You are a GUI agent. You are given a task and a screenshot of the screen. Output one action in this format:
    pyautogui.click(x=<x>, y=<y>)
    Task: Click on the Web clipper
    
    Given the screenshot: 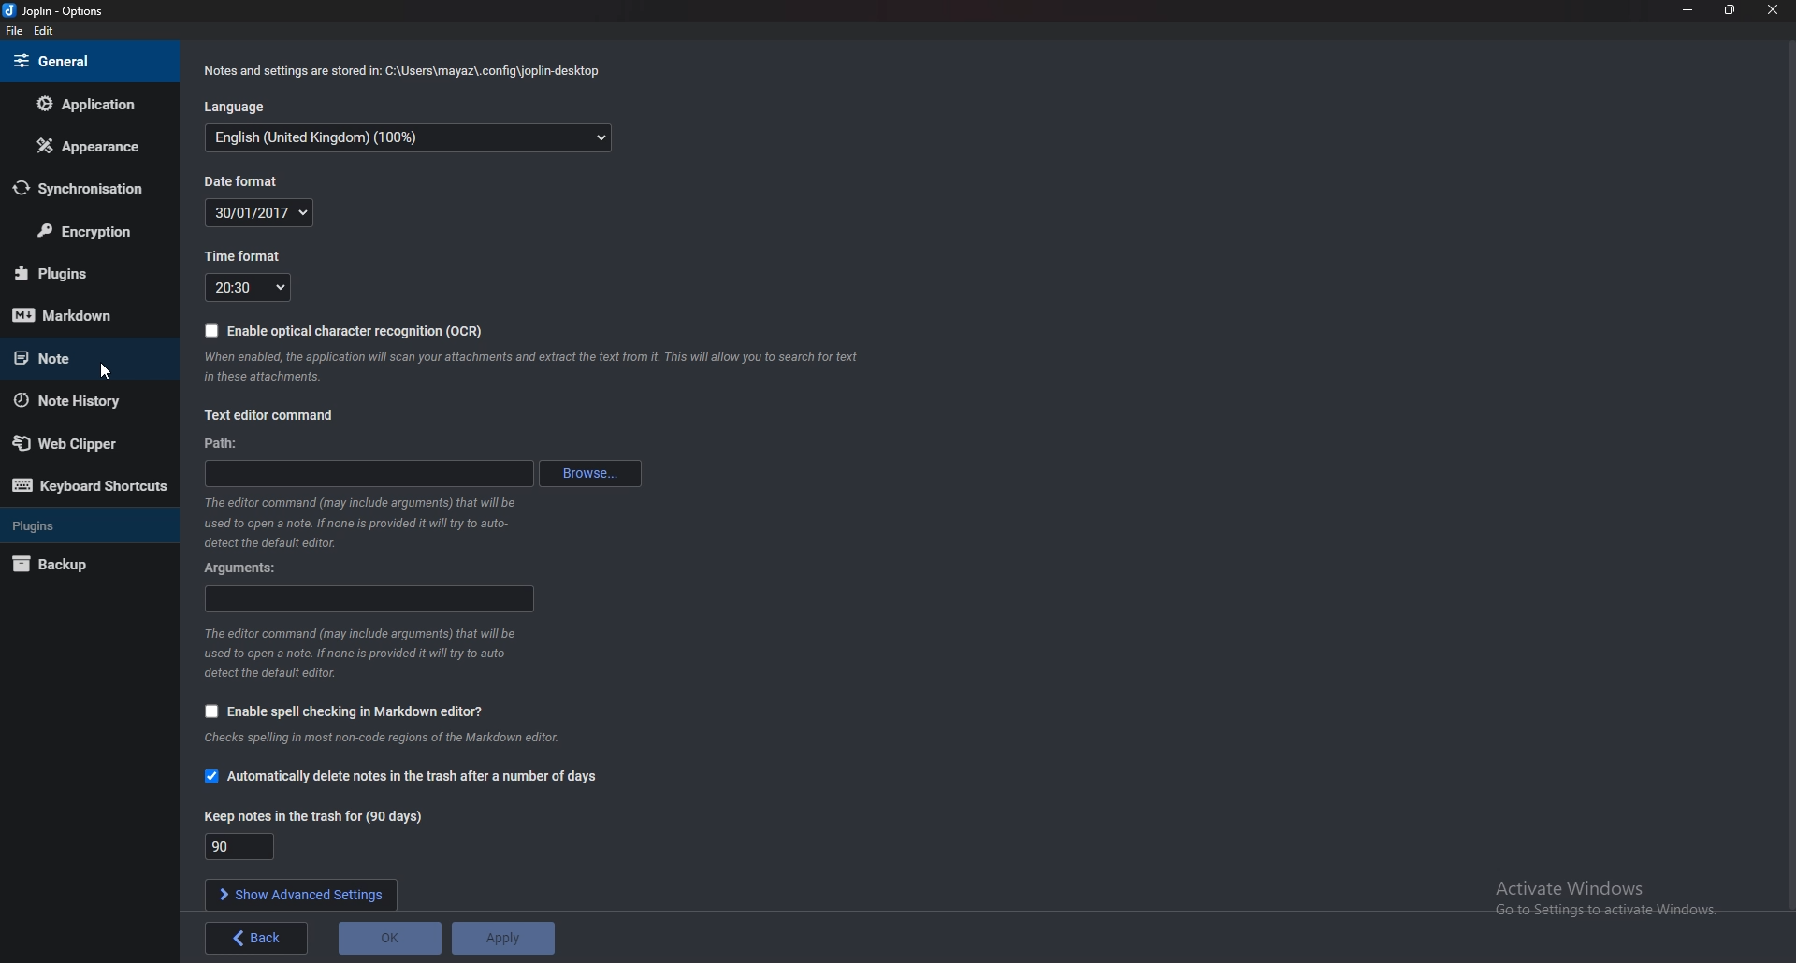 What is the action you would take?
    pyautogui.click(x=80, y=443)
    